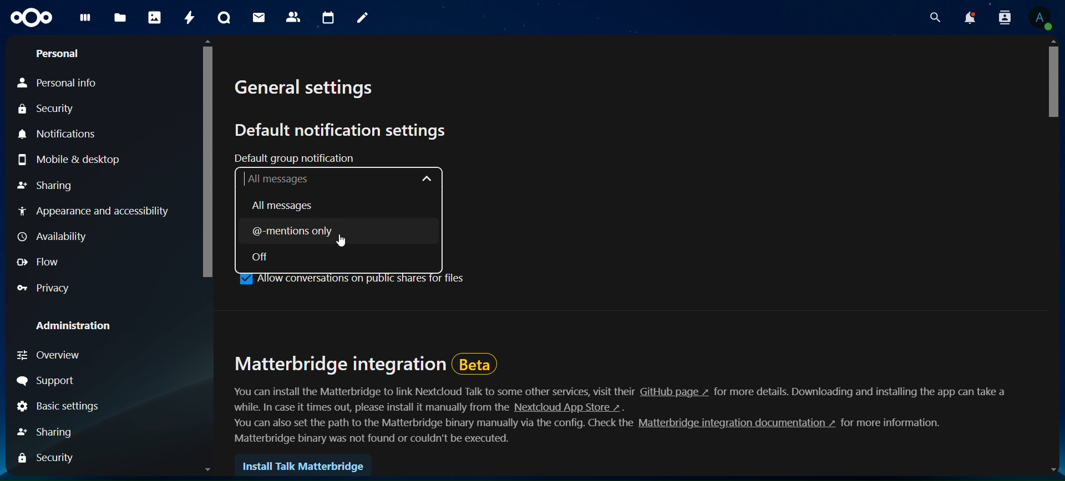  I want to click on privacy, so click(48, 287).